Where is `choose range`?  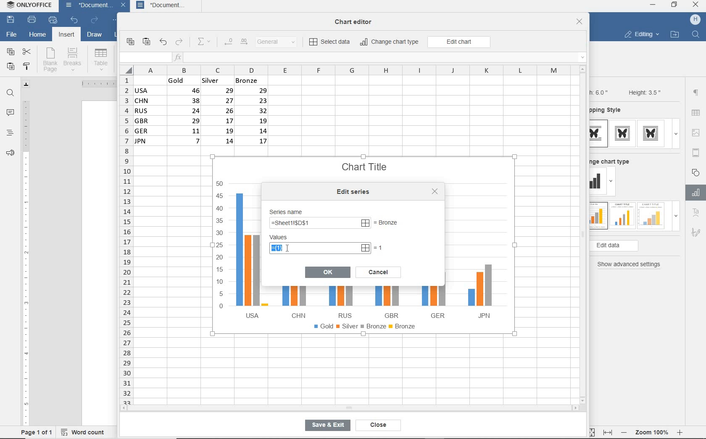
choose range is located at coordinates (392, 222).